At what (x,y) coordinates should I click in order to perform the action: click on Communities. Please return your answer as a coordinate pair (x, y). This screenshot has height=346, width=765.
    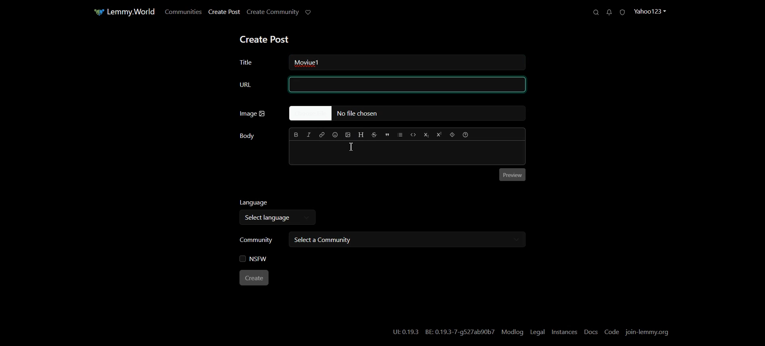
    Looking at the image, I should click on (182, 12).